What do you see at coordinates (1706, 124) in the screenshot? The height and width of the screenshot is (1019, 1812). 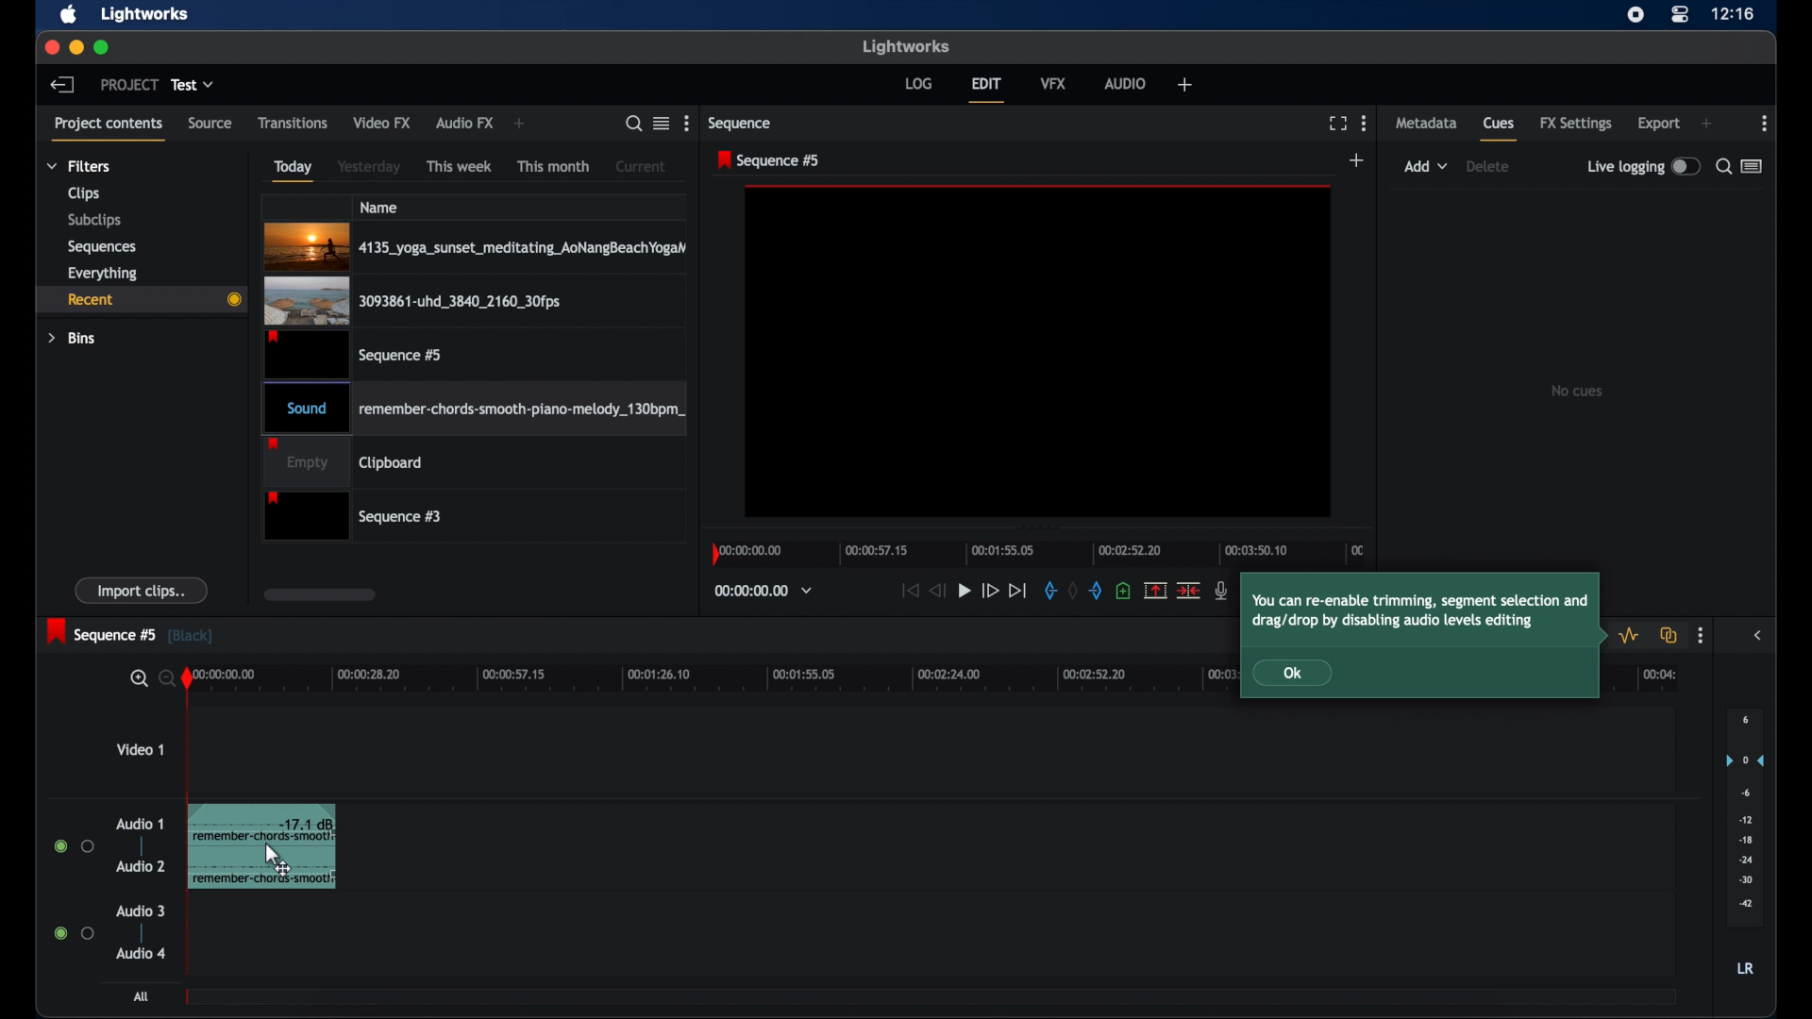 I see `add` at bounding box center [1706, 124].